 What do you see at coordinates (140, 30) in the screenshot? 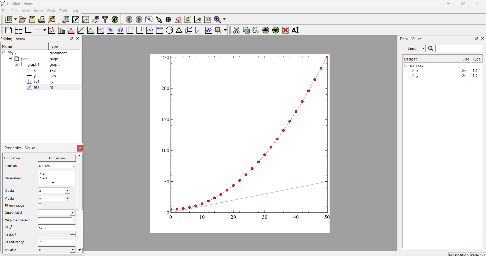
I see `Plot Key` at bounding box center [140, 30].